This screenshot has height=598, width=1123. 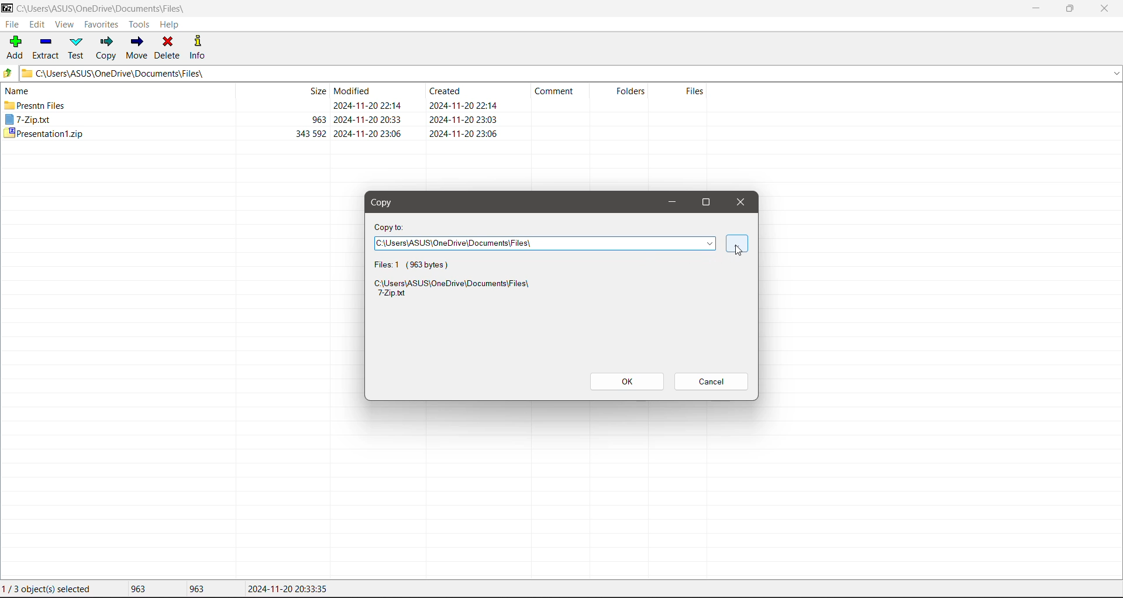 I want to click on Folders, so click(x=626, y=95).